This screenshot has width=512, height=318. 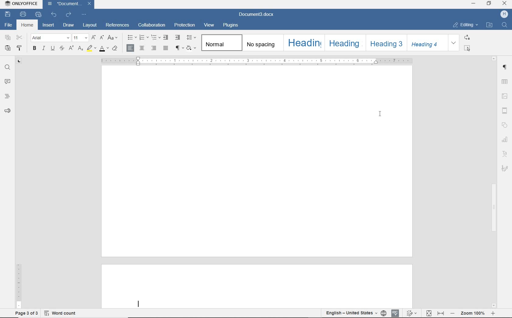 I want to click on JUSTIFIED, so click(x=166, y=48).